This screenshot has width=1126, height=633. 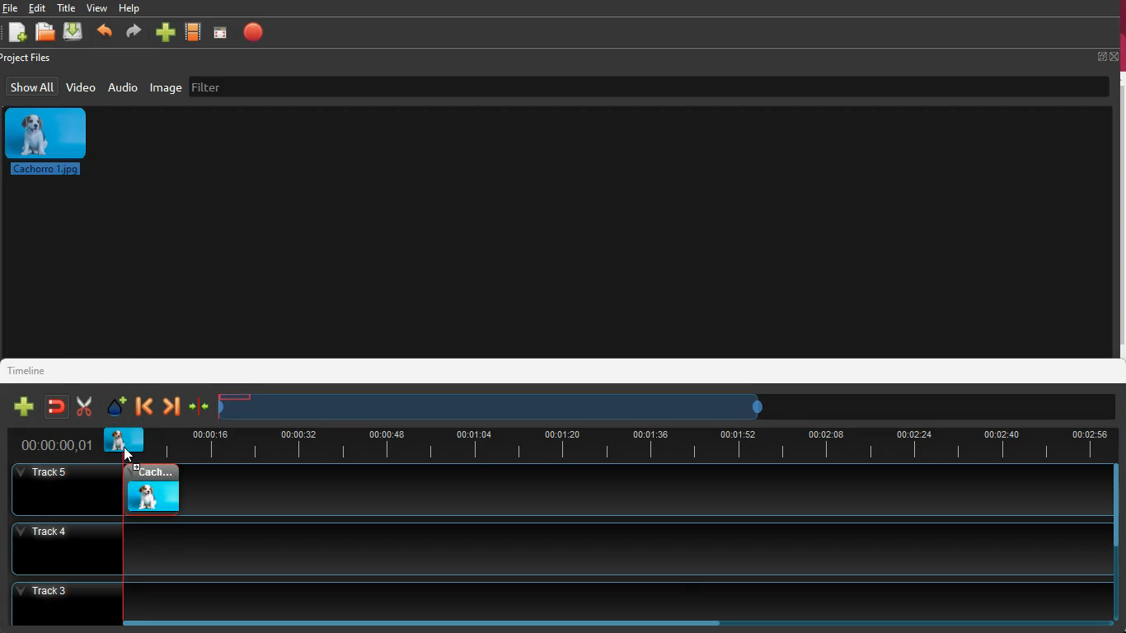 I want to click on track, so click(x=551, y=595).